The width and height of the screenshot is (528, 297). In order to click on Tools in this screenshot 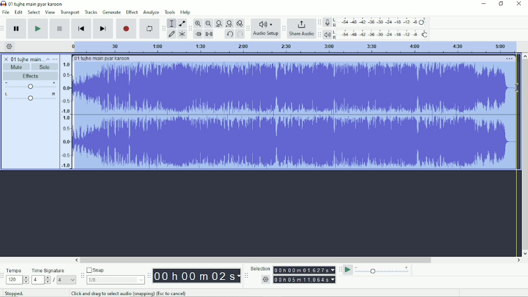, I will do `click(170, 12)`.